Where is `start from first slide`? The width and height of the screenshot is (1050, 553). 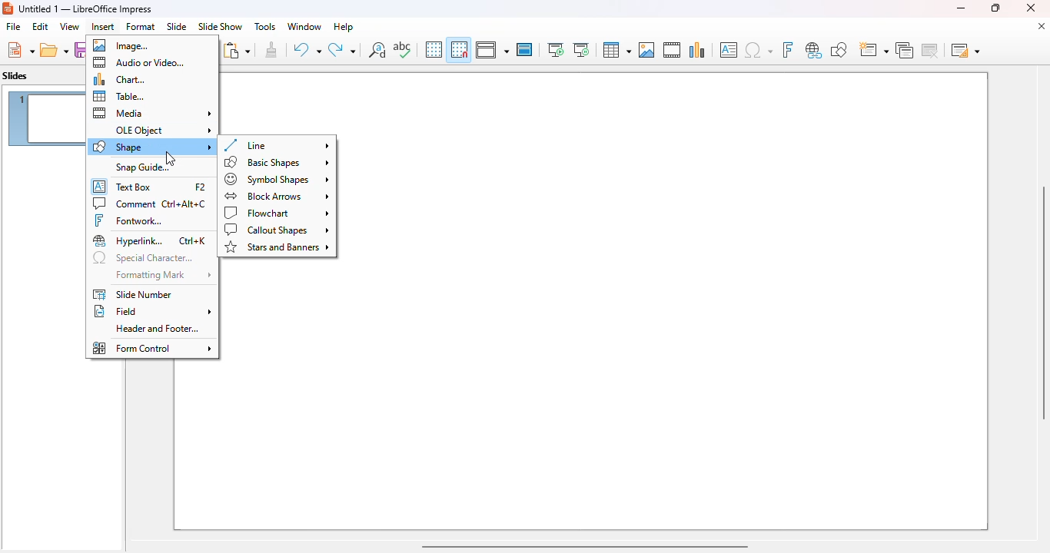
start from first slide is located at coordinates (555, 50).